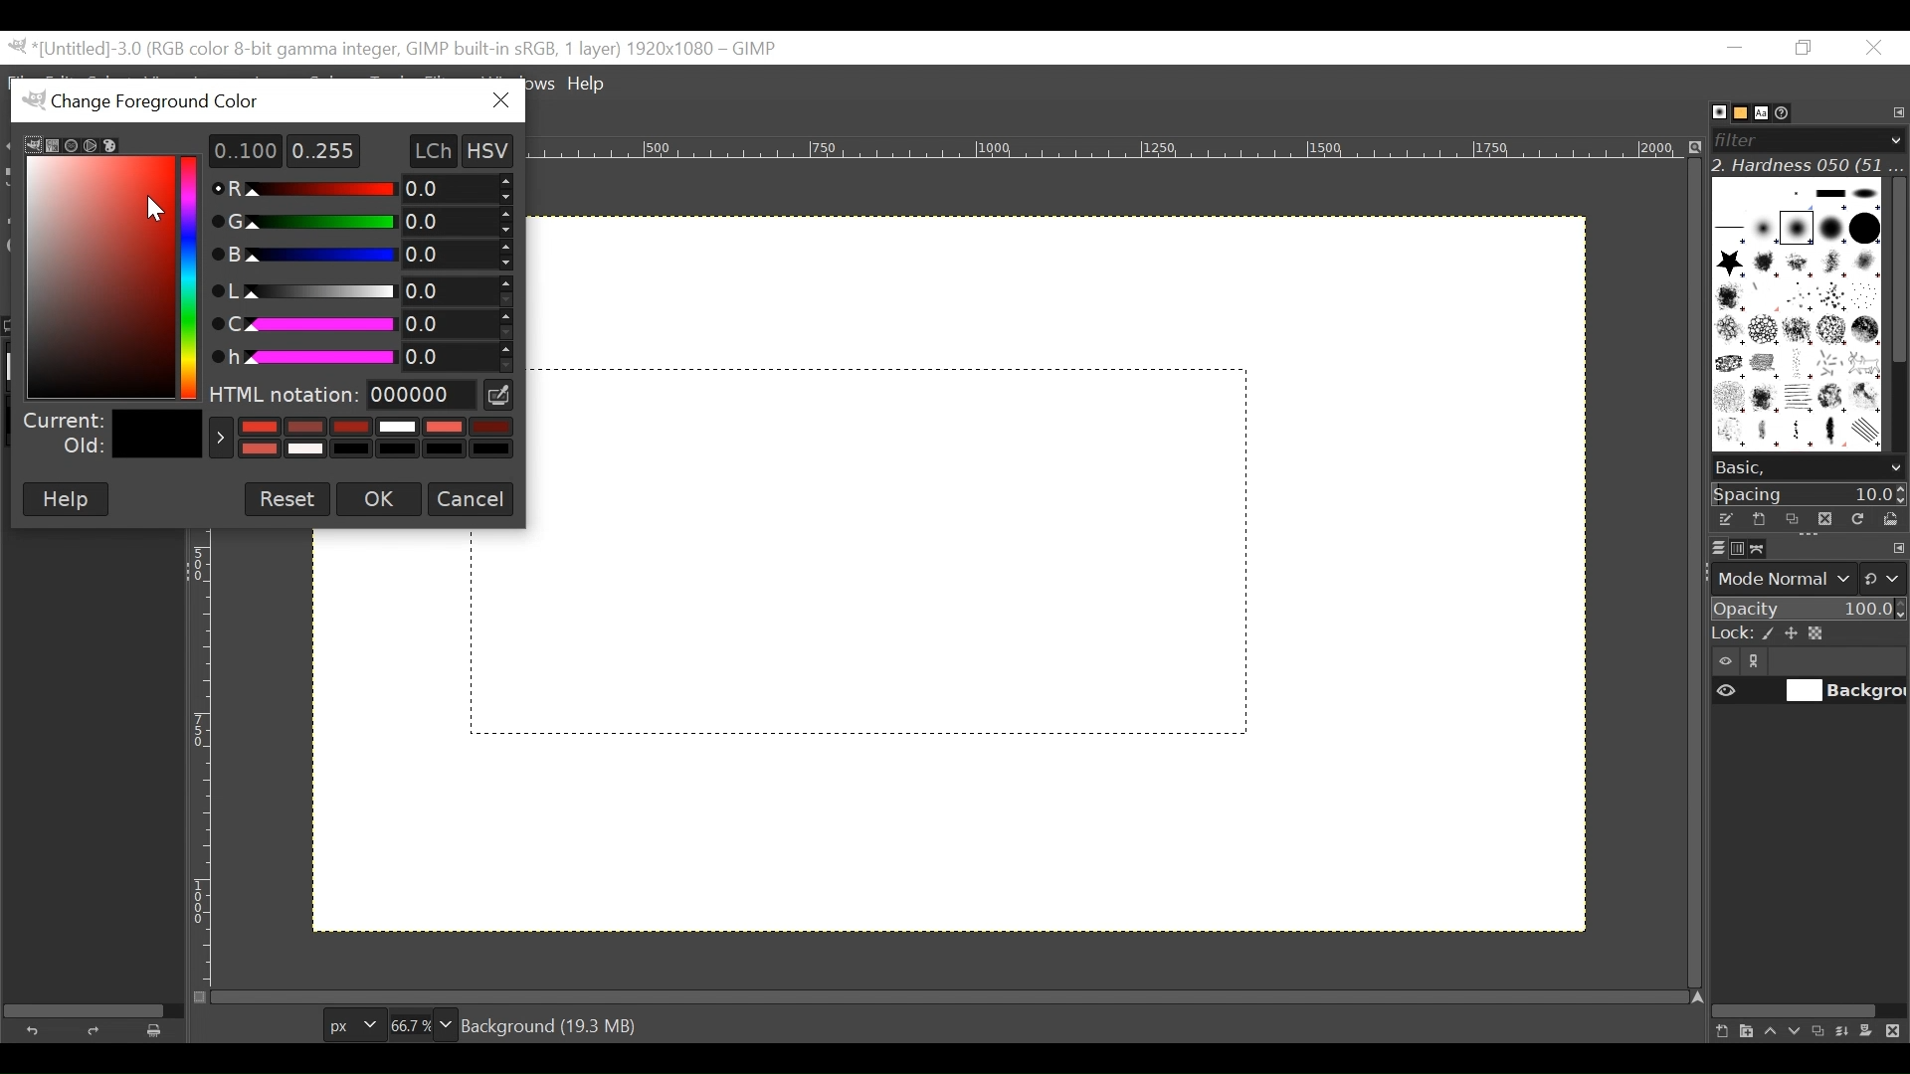 The width and height of the screenshot is (1910, 1074). I want to click on Raise the layer, so click(1770, 1030).